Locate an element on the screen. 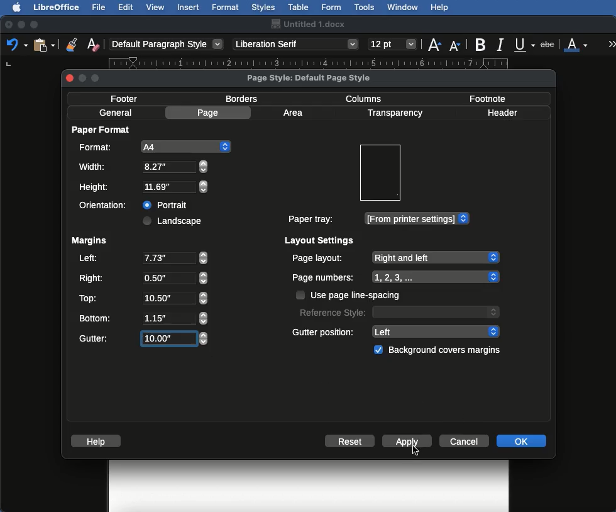 Image resolution: width=616 pixels, height=512 pixels. Cancel is located at coordinates (466, 440).